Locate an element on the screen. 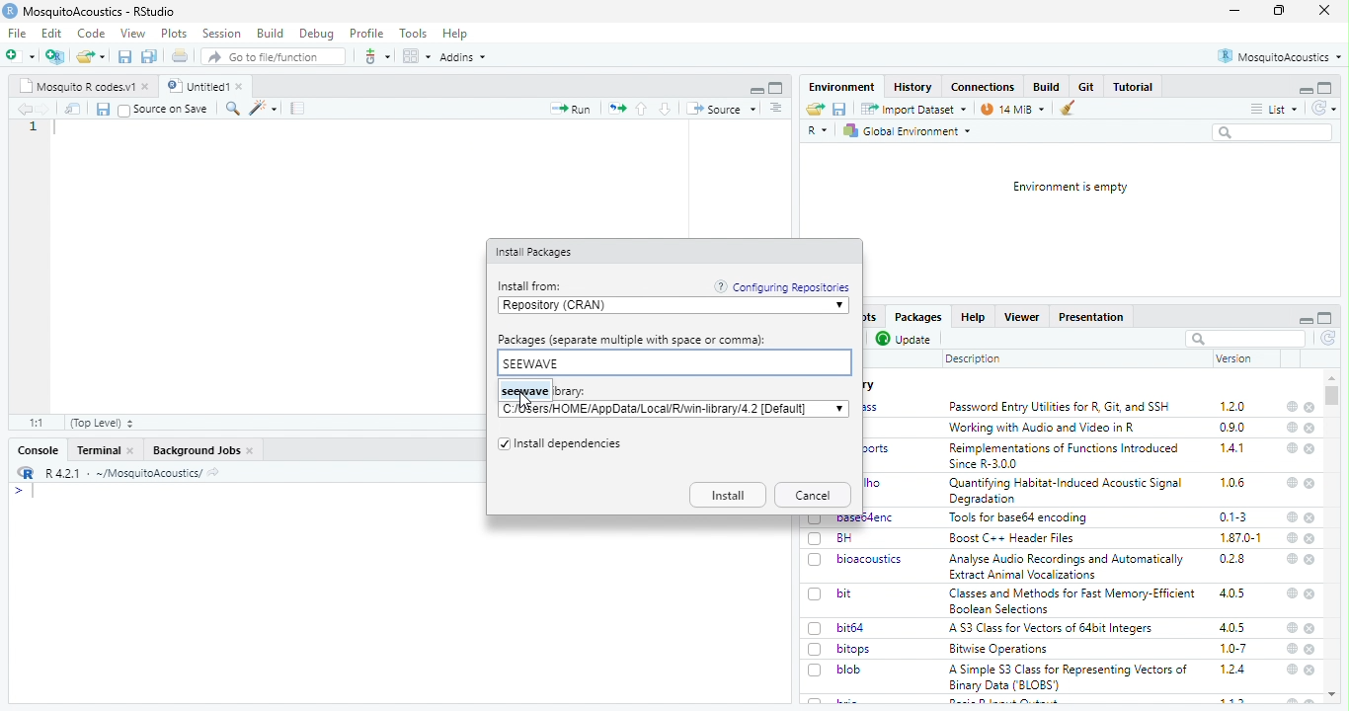 The width and height of the screenshot is (1349, 711). sync is located at coordinates (1329, 339).